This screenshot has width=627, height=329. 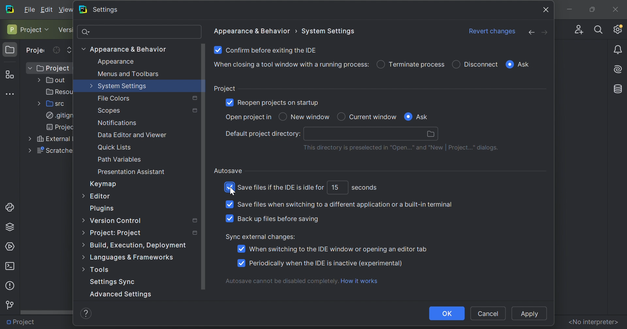 What do you see at coordinates (547, 9) in the screenshot?
I see `Close` at bounding box center [547, 9].